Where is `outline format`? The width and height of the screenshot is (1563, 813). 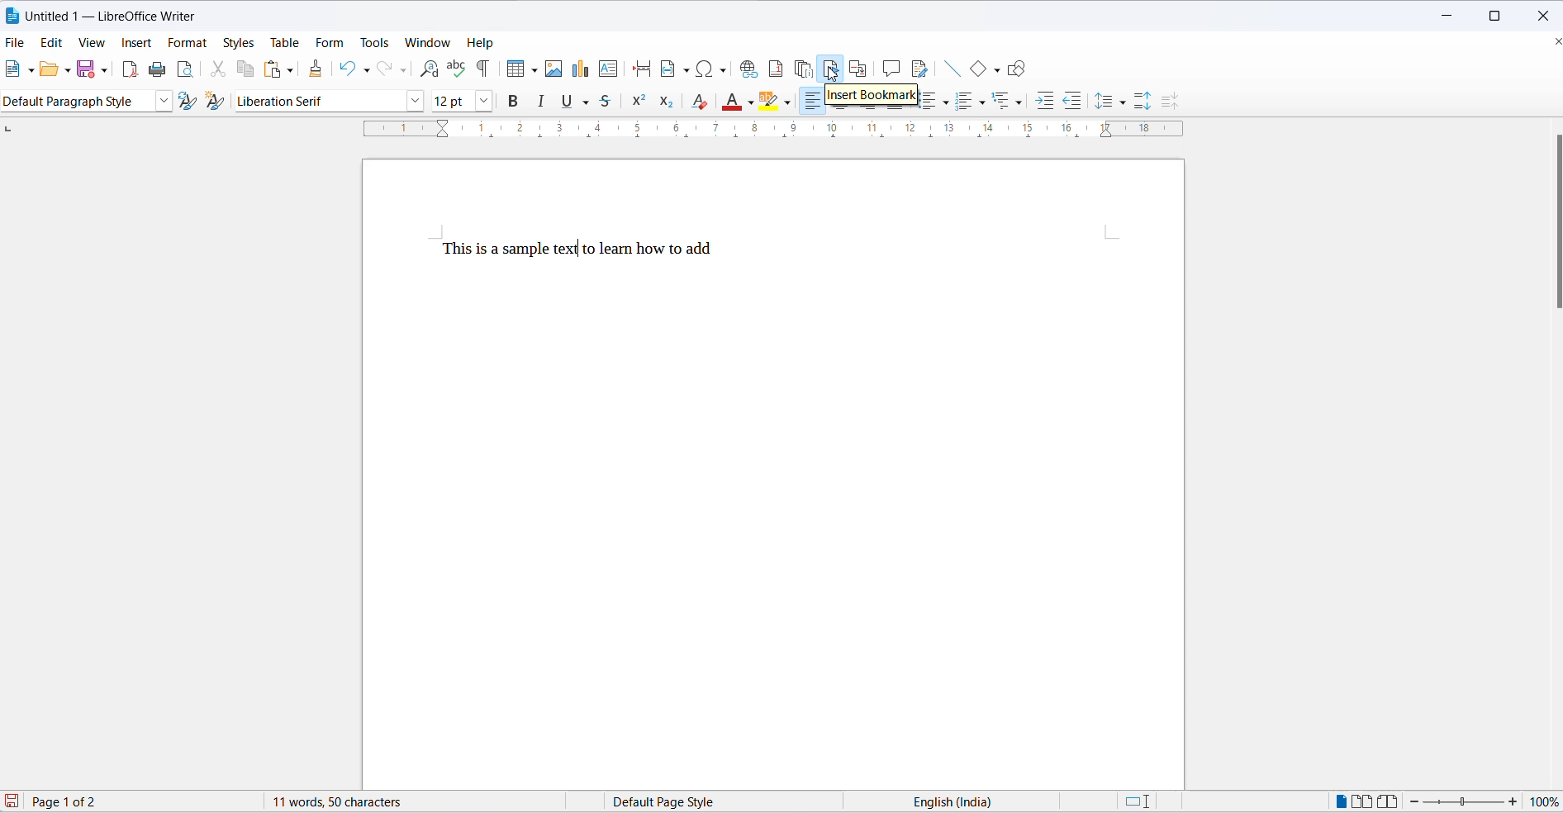
outline format is located at coordinates (1004, 101).